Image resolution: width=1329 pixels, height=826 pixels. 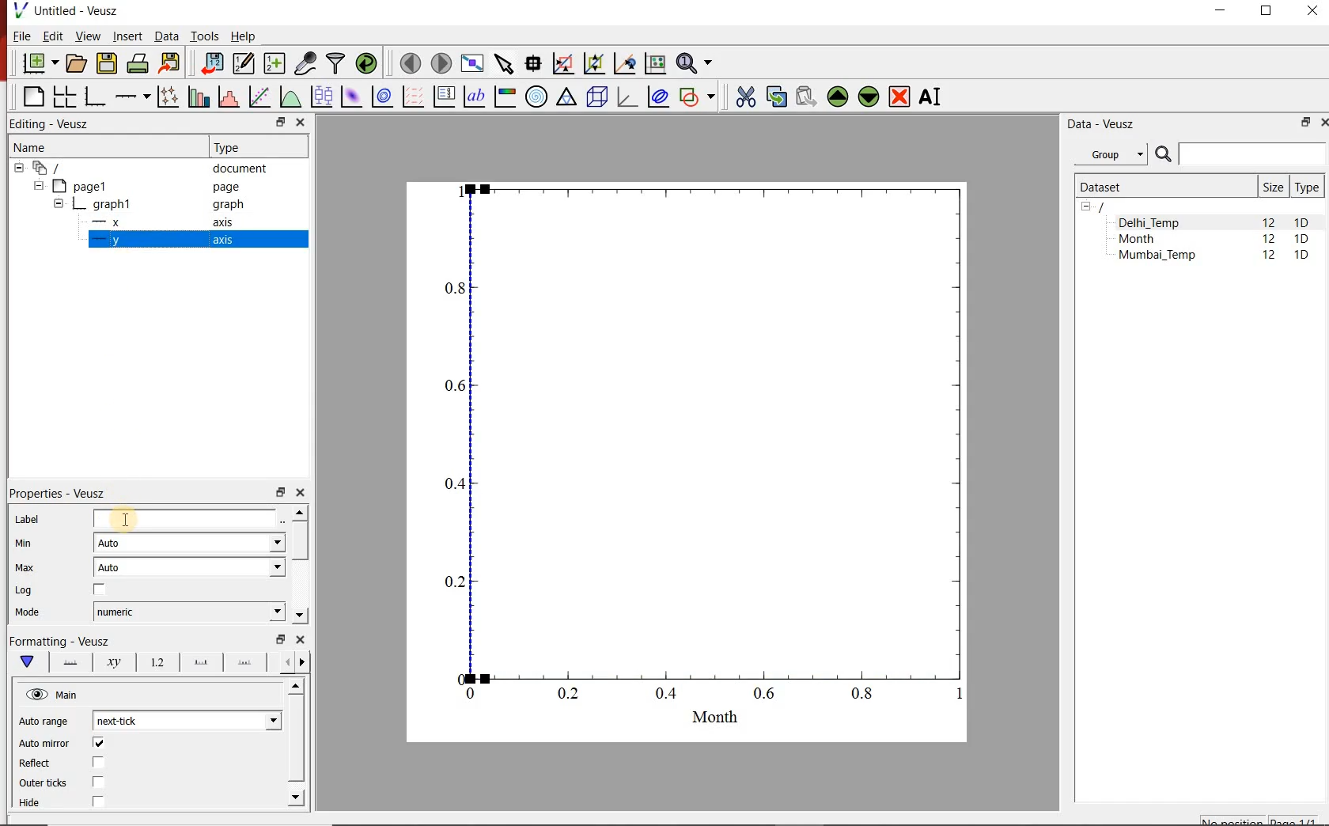 I want to click on 1D, so click(x=1301, y=240).